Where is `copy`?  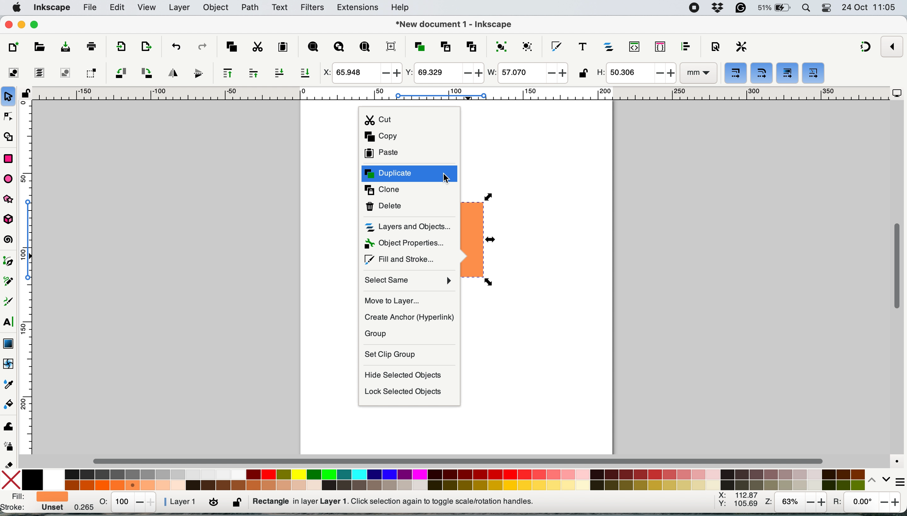 copy is located at coordinates (407, 137).